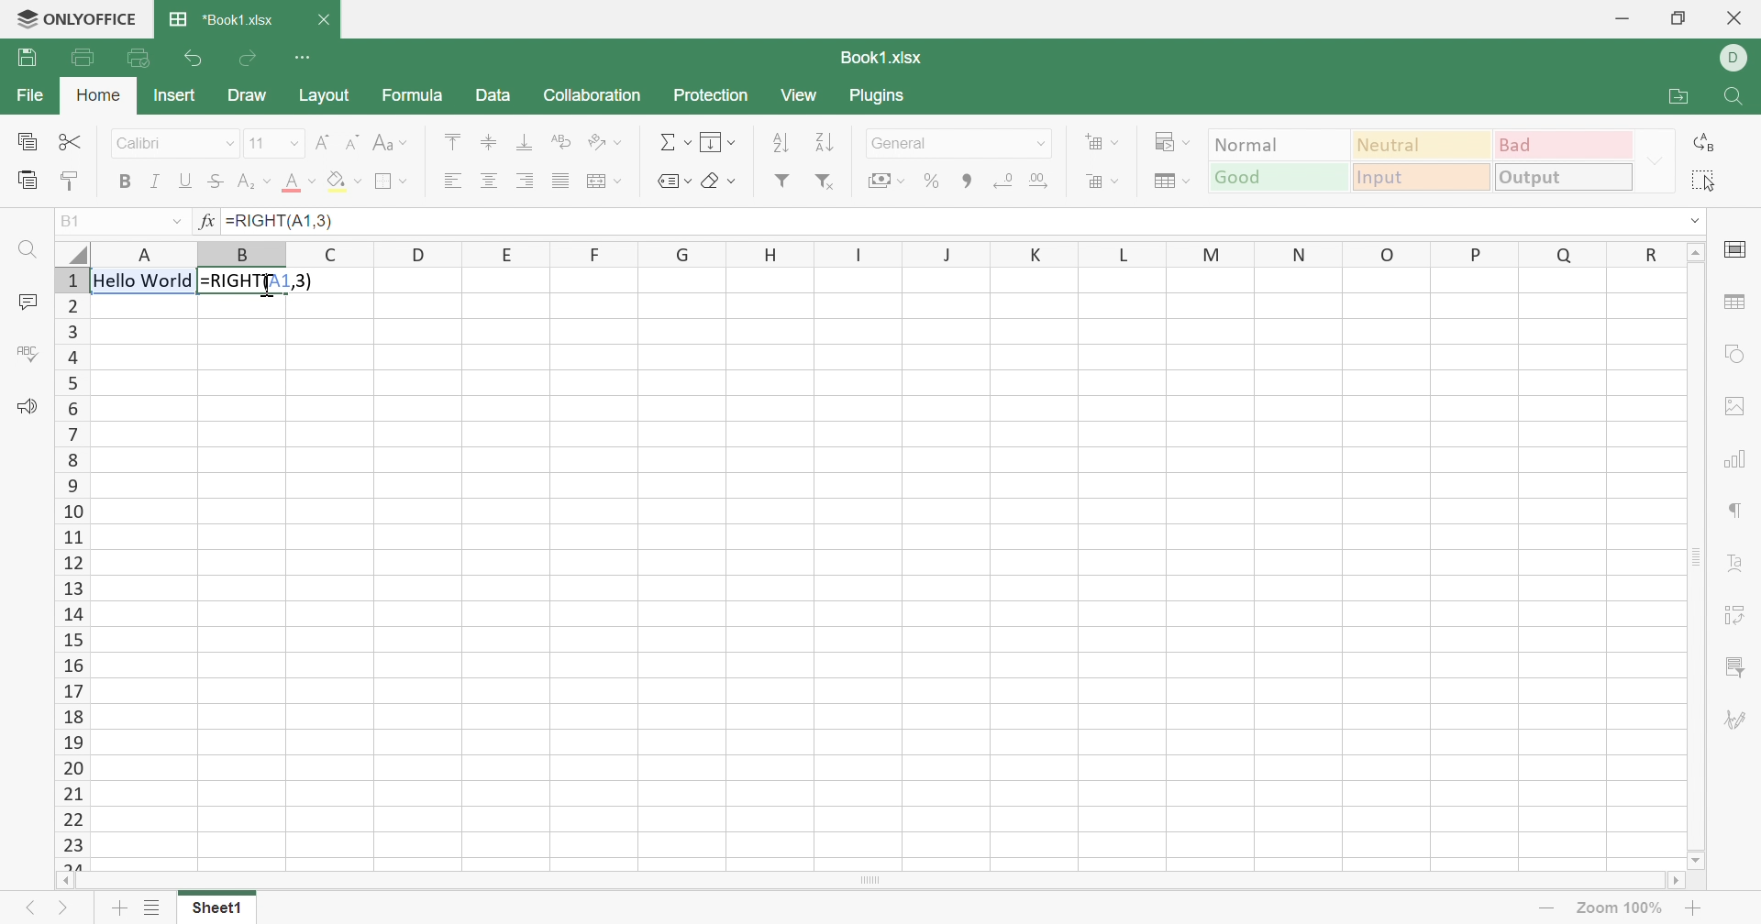 The width and height of the screenshot is (1761, 924). What do you see at coordinates (70, 141) in the screenshot?
I see `Cut` at bounding box center [70, 141].